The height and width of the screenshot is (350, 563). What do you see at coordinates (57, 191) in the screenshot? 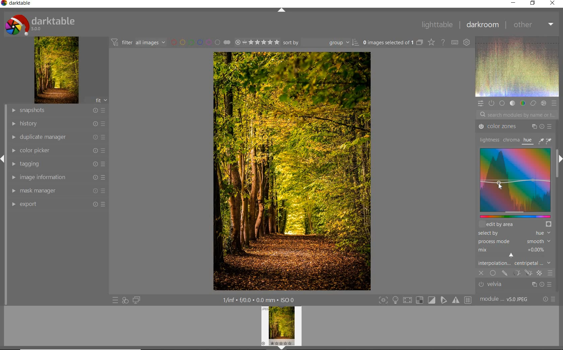
I see `MASK MANAGER` at bounding box center [57, 191].